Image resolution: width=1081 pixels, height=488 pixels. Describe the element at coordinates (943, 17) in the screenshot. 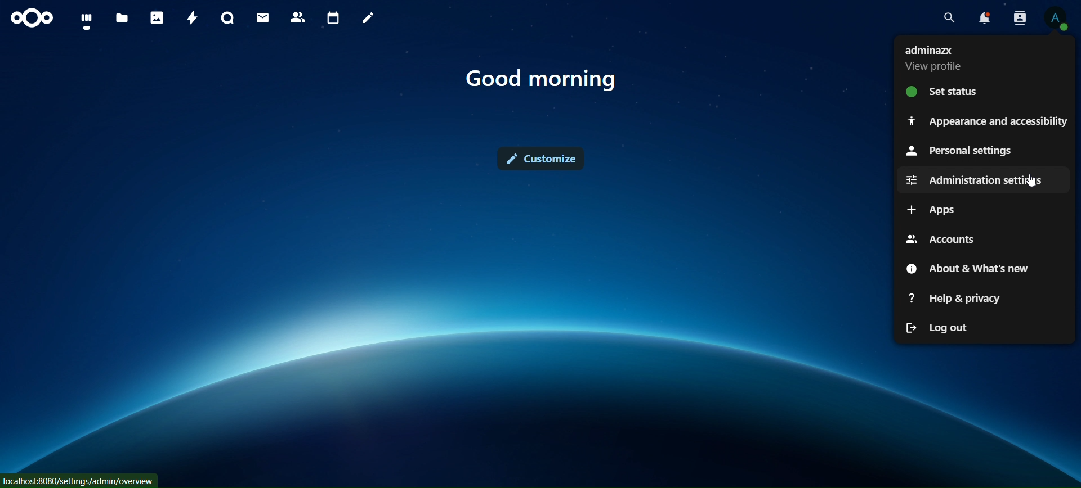

I see `search` at that location.